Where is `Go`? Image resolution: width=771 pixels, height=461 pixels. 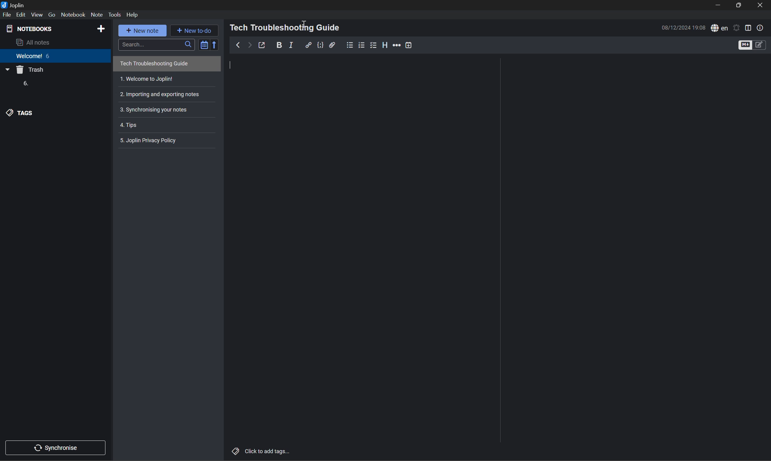 Go is located at coordinates (52, 15).